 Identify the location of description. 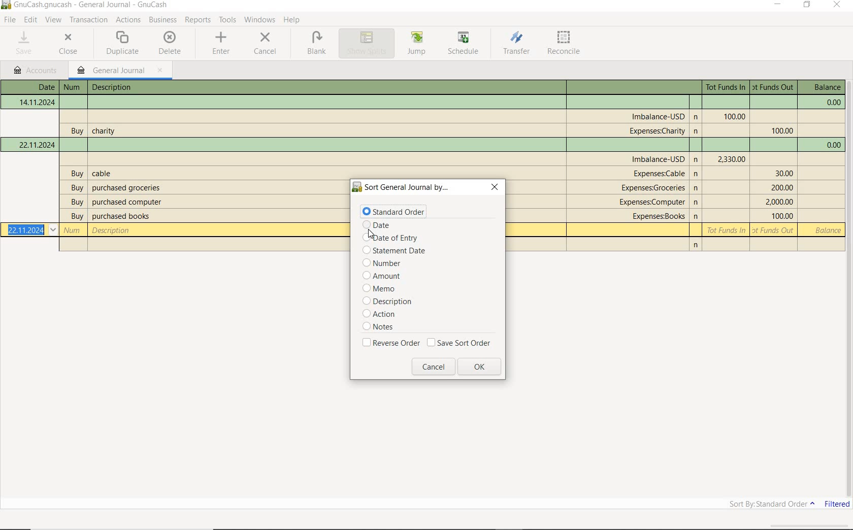
(127, 203).